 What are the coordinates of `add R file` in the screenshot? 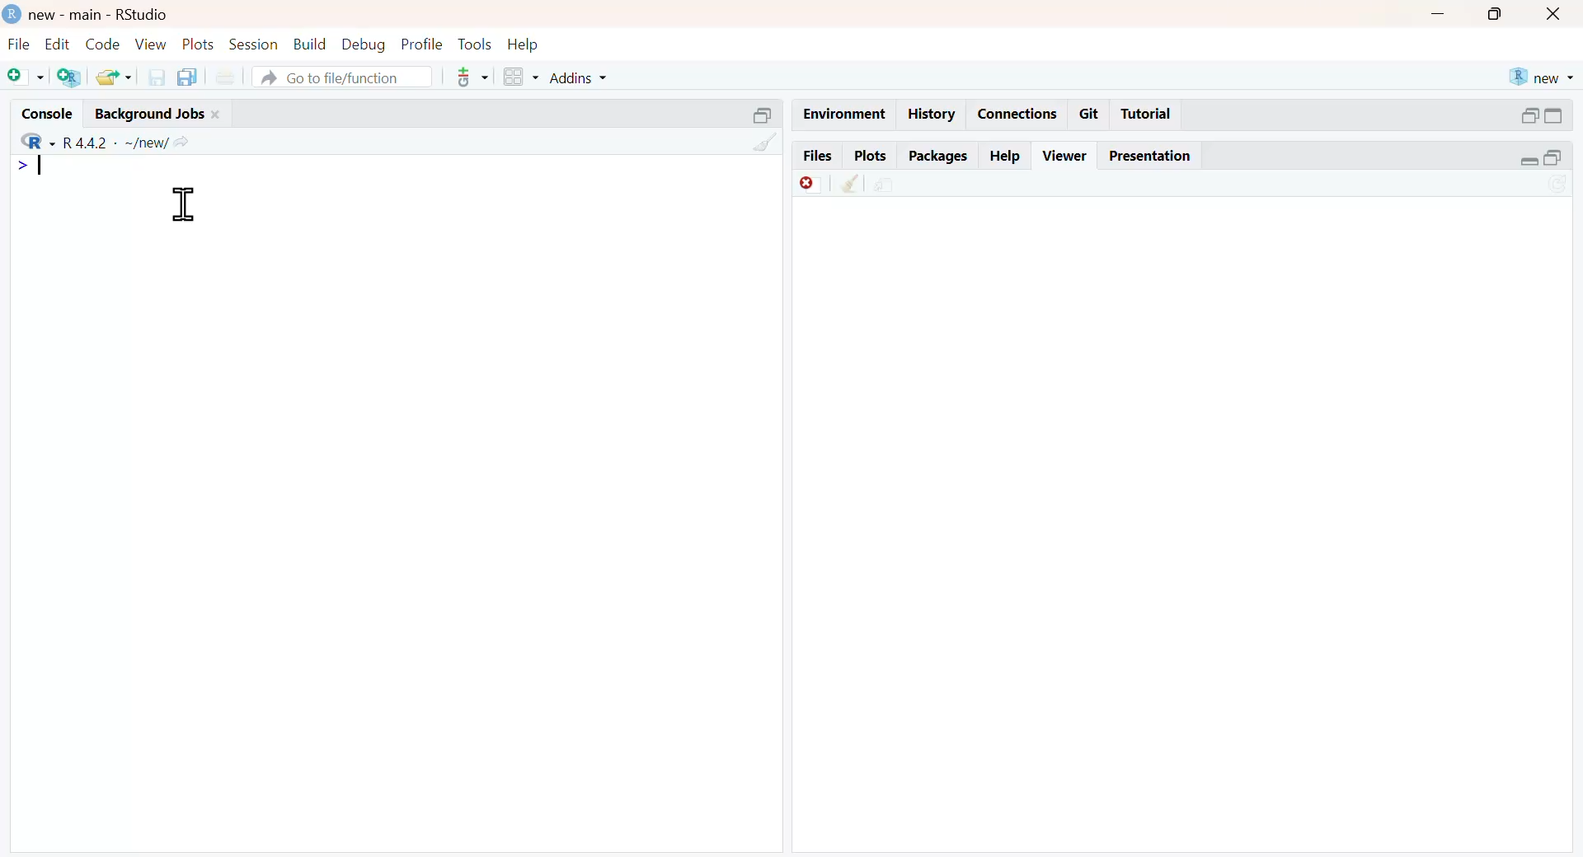 It's located at (69, 78).